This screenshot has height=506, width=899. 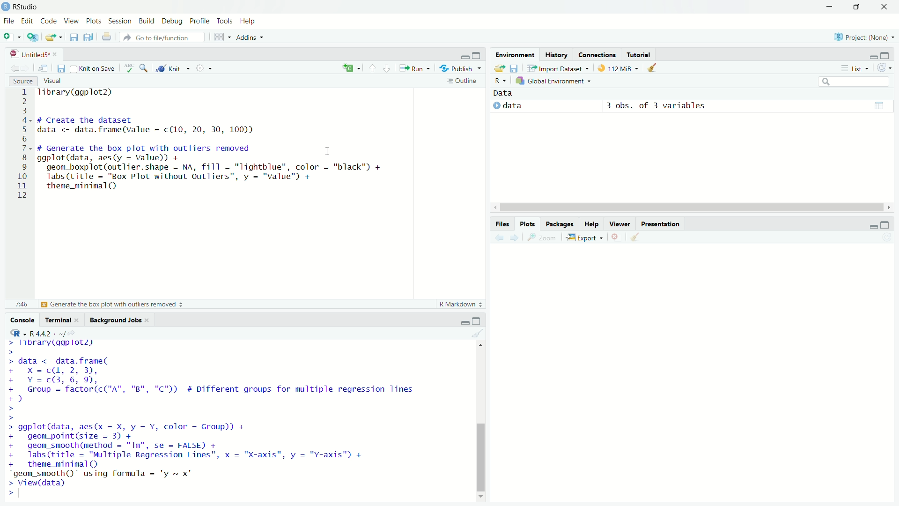 What do you see at coordinates (201, 22) in the screenshot?
I see `Profile` at bounding box center [201, 22].